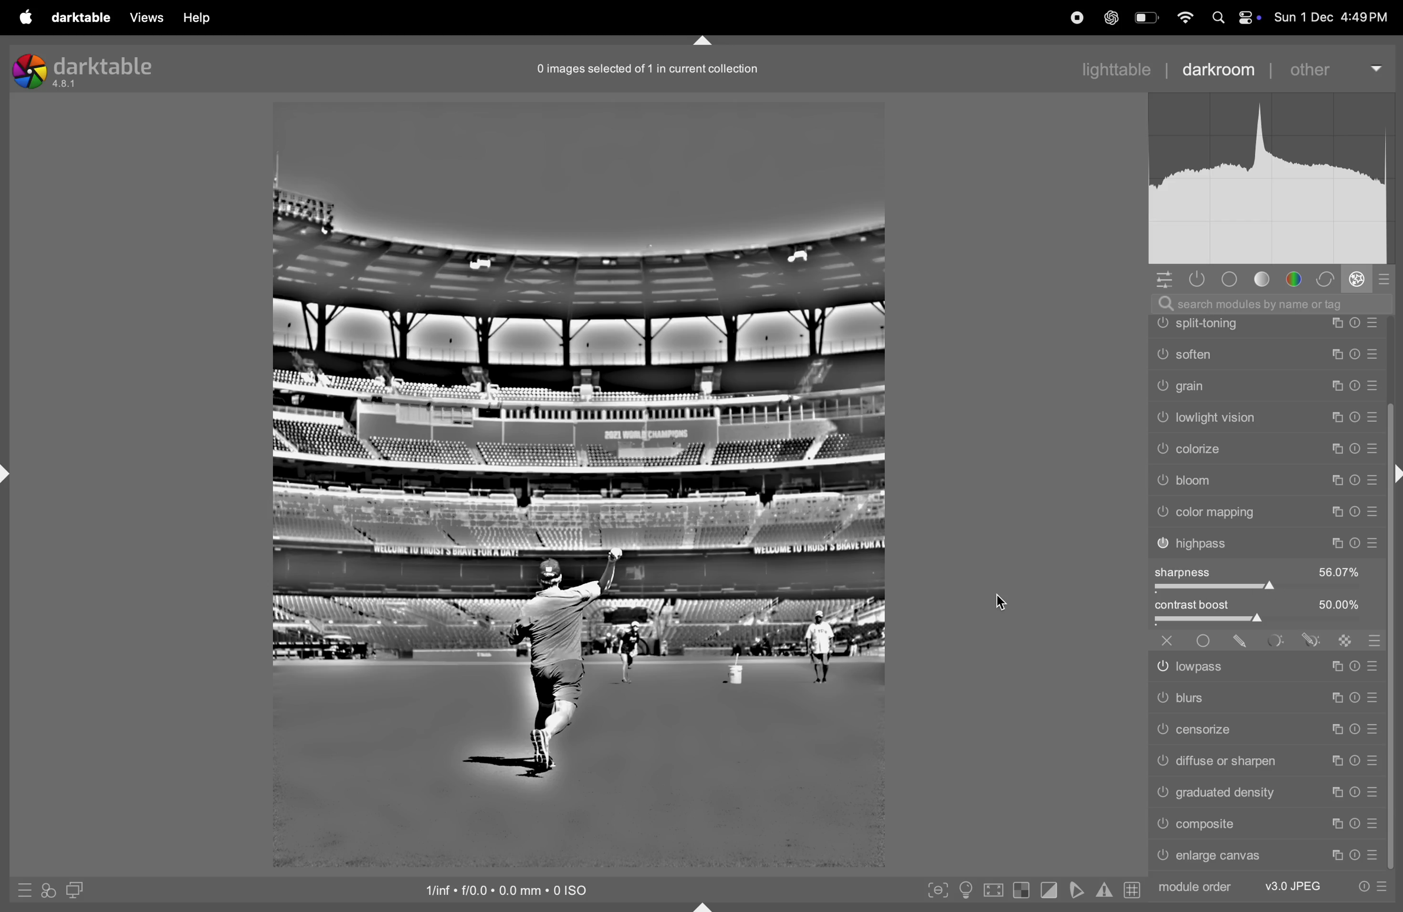  I want to click on other, so click(1330, 70).